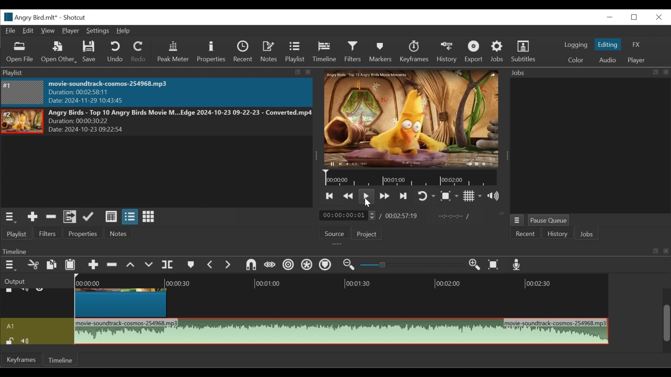 This screenshot has height=377, width=671. Describe the element at coordinates (408, 118) in the screenshot. I see `Media Viewer` at that location.